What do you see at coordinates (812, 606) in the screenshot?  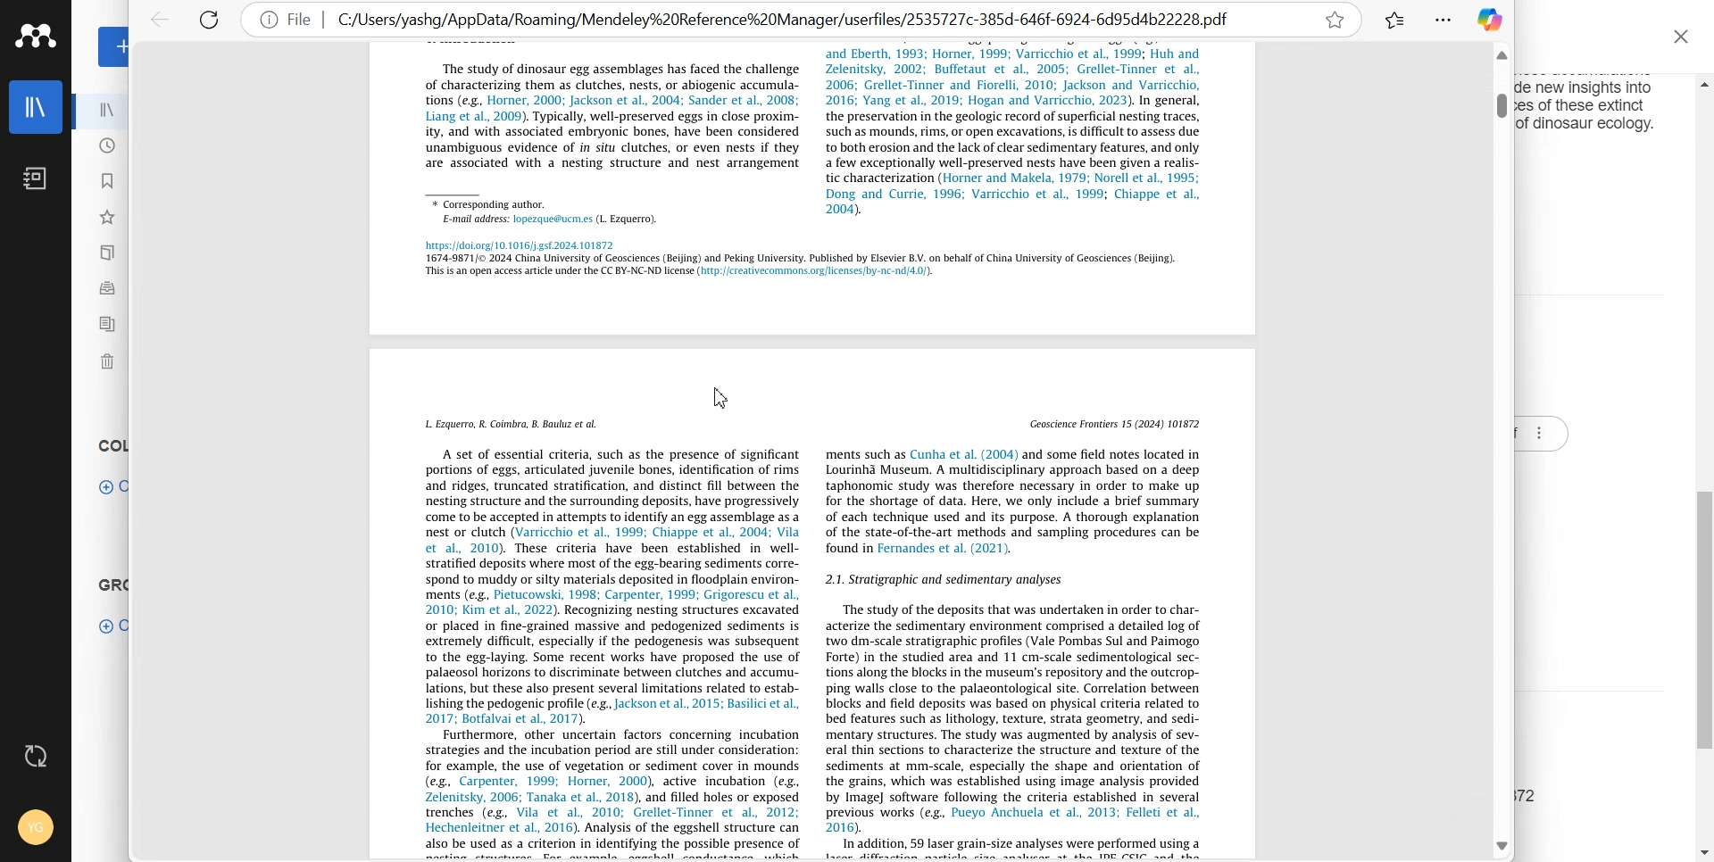 I see `Page of Large dinosaur egg accumulations and their significance for understanding nesting behaviour` at bounding box center [812, 606].